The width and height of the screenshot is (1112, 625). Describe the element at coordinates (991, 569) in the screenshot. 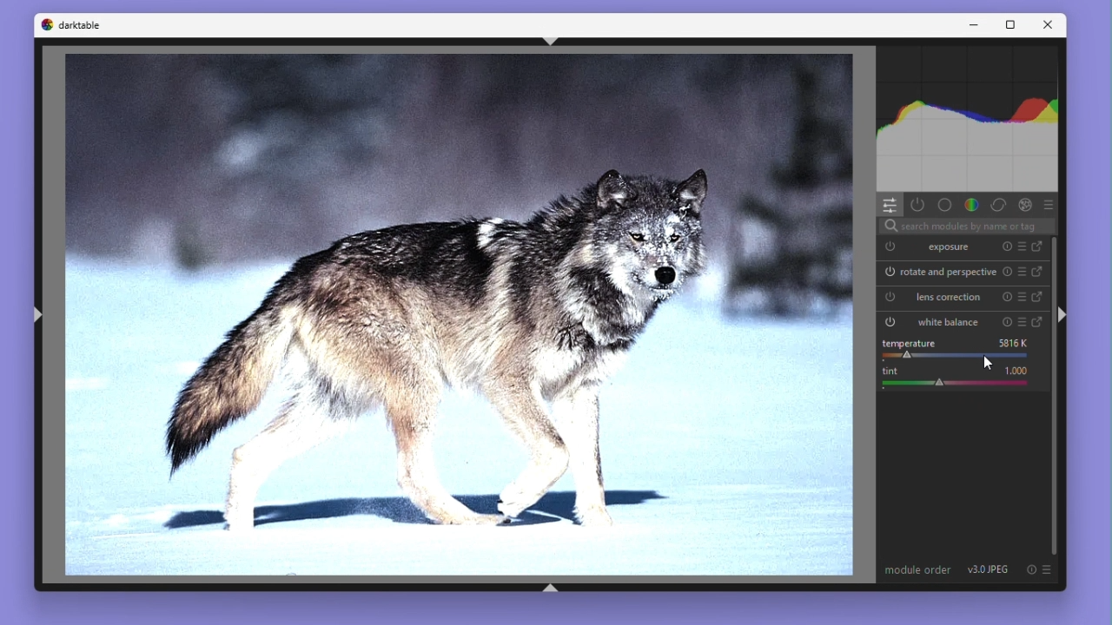

I see `Version 3.0 JPEG` at that location.